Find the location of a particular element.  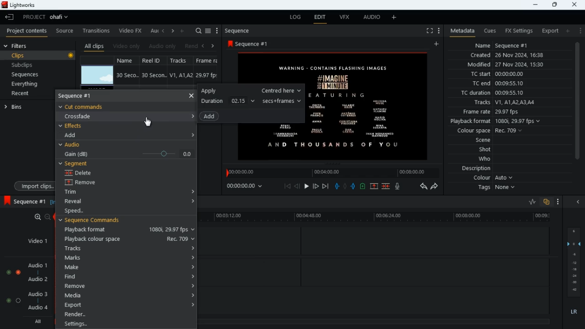

layers is located at coordinates (575, 262).